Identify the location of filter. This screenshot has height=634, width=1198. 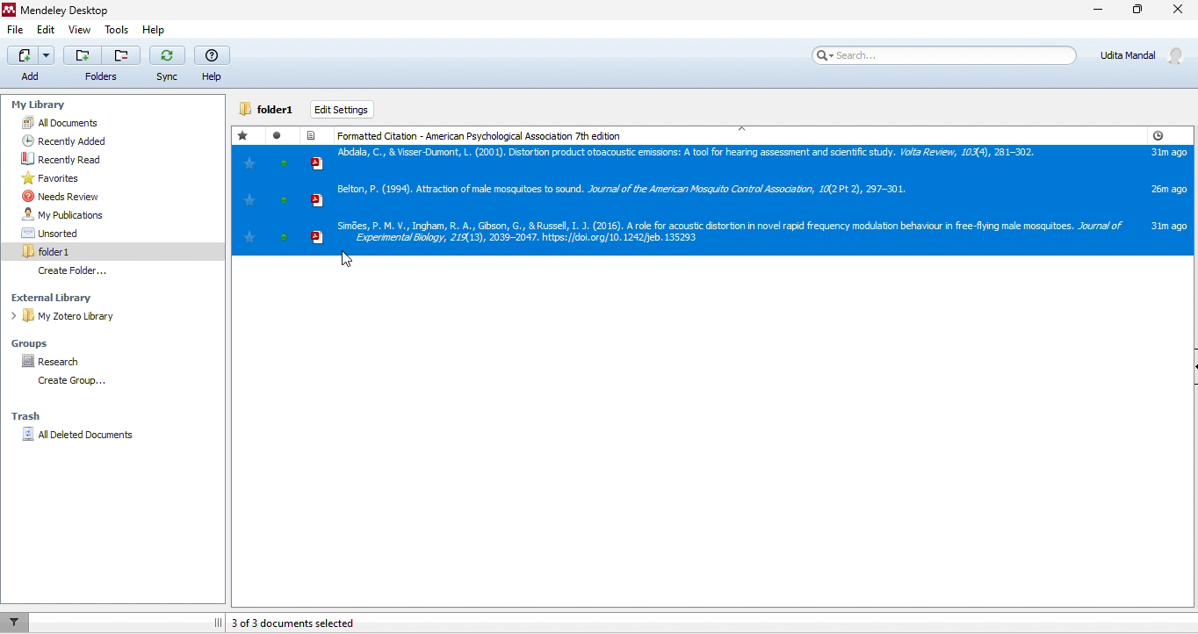
(22, 622).